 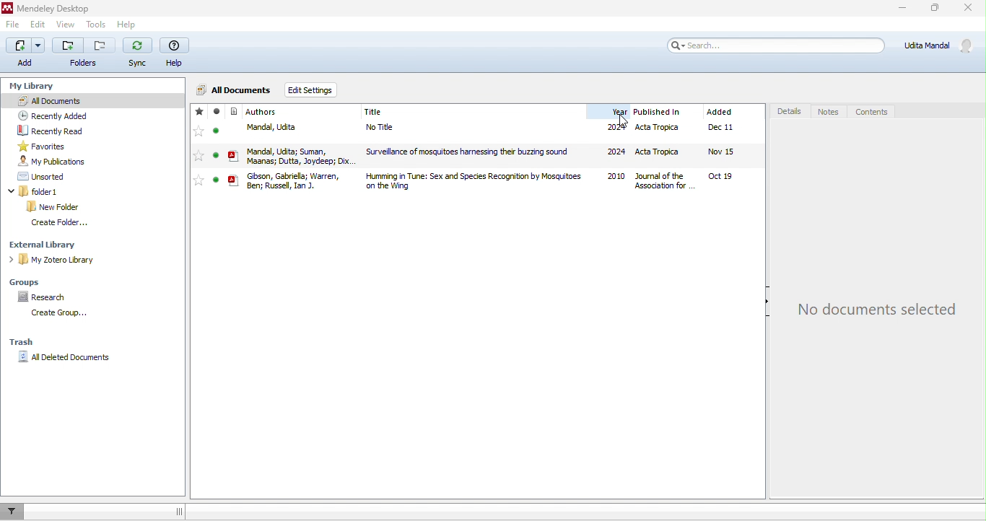 What do you see at coordinates (48, 114) in the screenshot?
I see `recently added` at bounding box center [48, 114].